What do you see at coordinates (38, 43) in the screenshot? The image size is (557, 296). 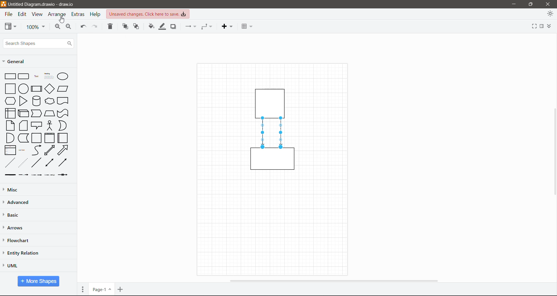 I see `Search Shapes` at bounding box center [38, 43].